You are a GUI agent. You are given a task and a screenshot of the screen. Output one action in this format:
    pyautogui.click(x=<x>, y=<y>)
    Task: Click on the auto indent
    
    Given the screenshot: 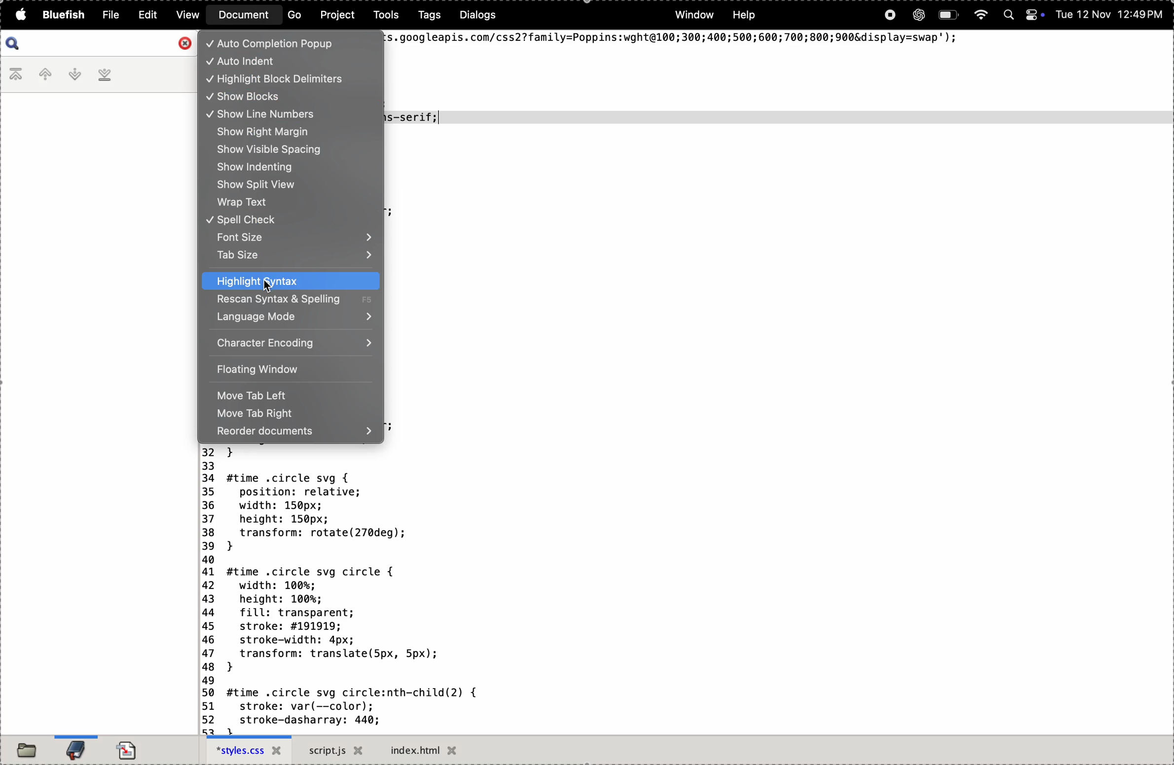 What is the action you would take?
    pyautogui.click(x=292, y=61)
    